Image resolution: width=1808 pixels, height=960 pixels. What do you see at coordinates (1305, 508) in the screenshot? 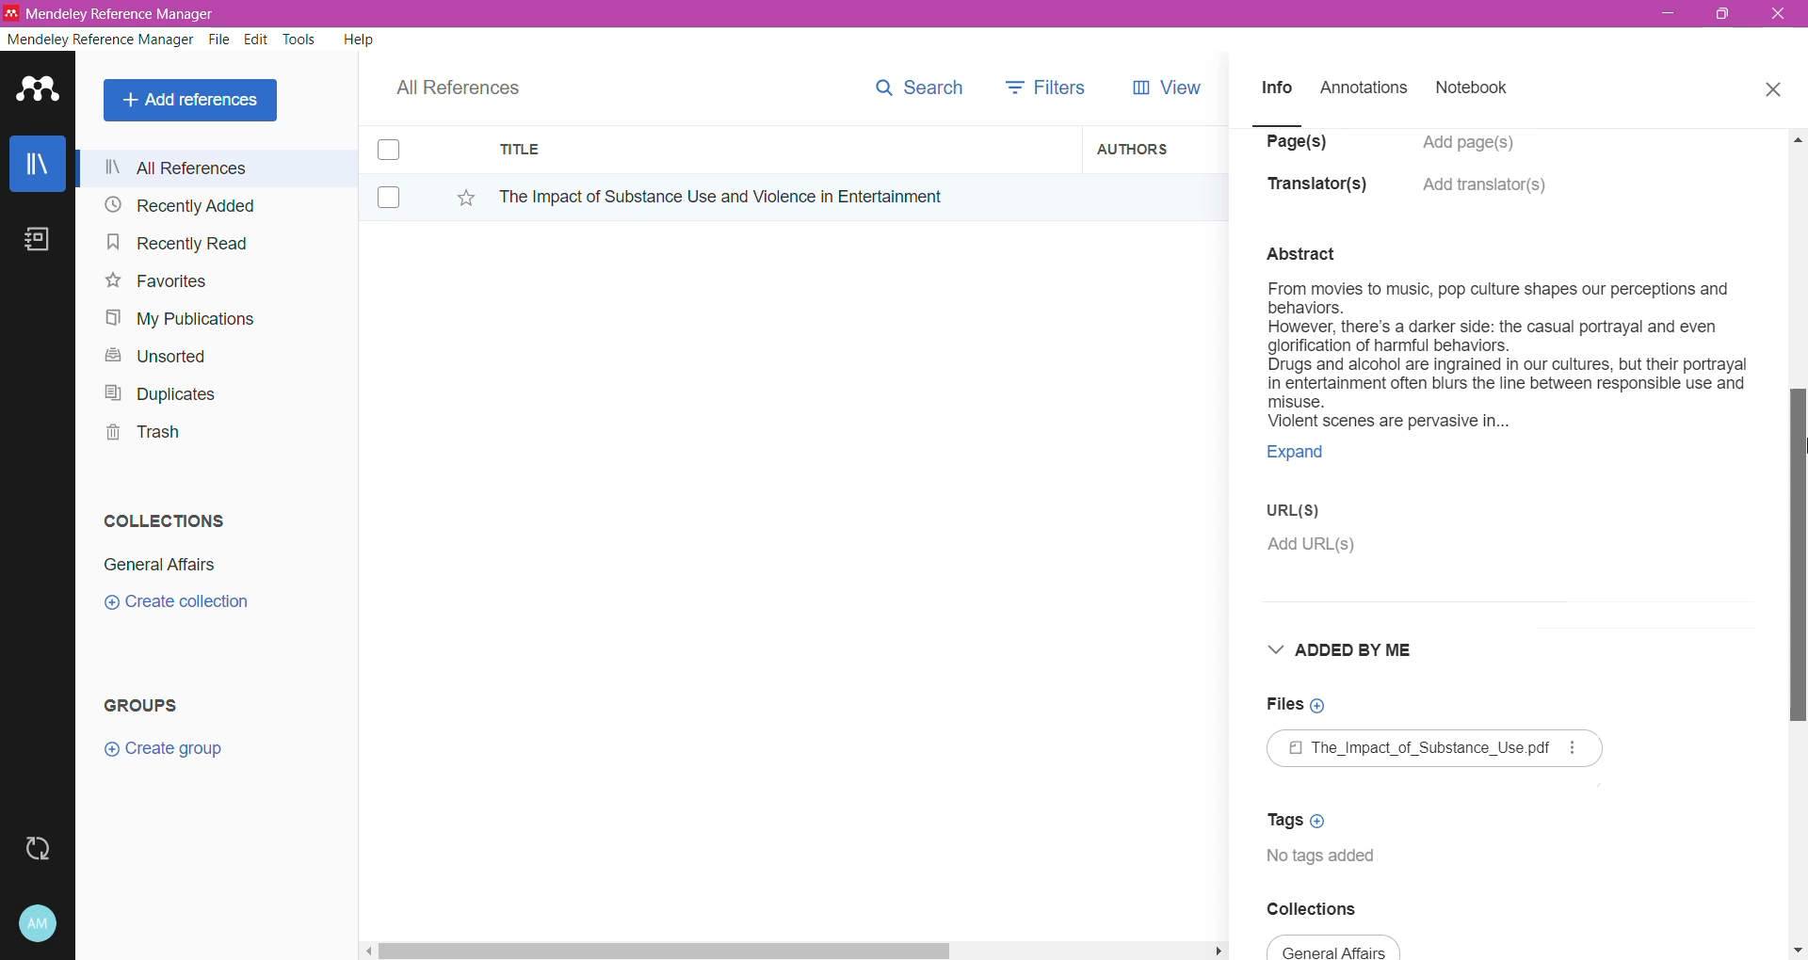
I see `URL(S)` at bounding box center [1305, 508].